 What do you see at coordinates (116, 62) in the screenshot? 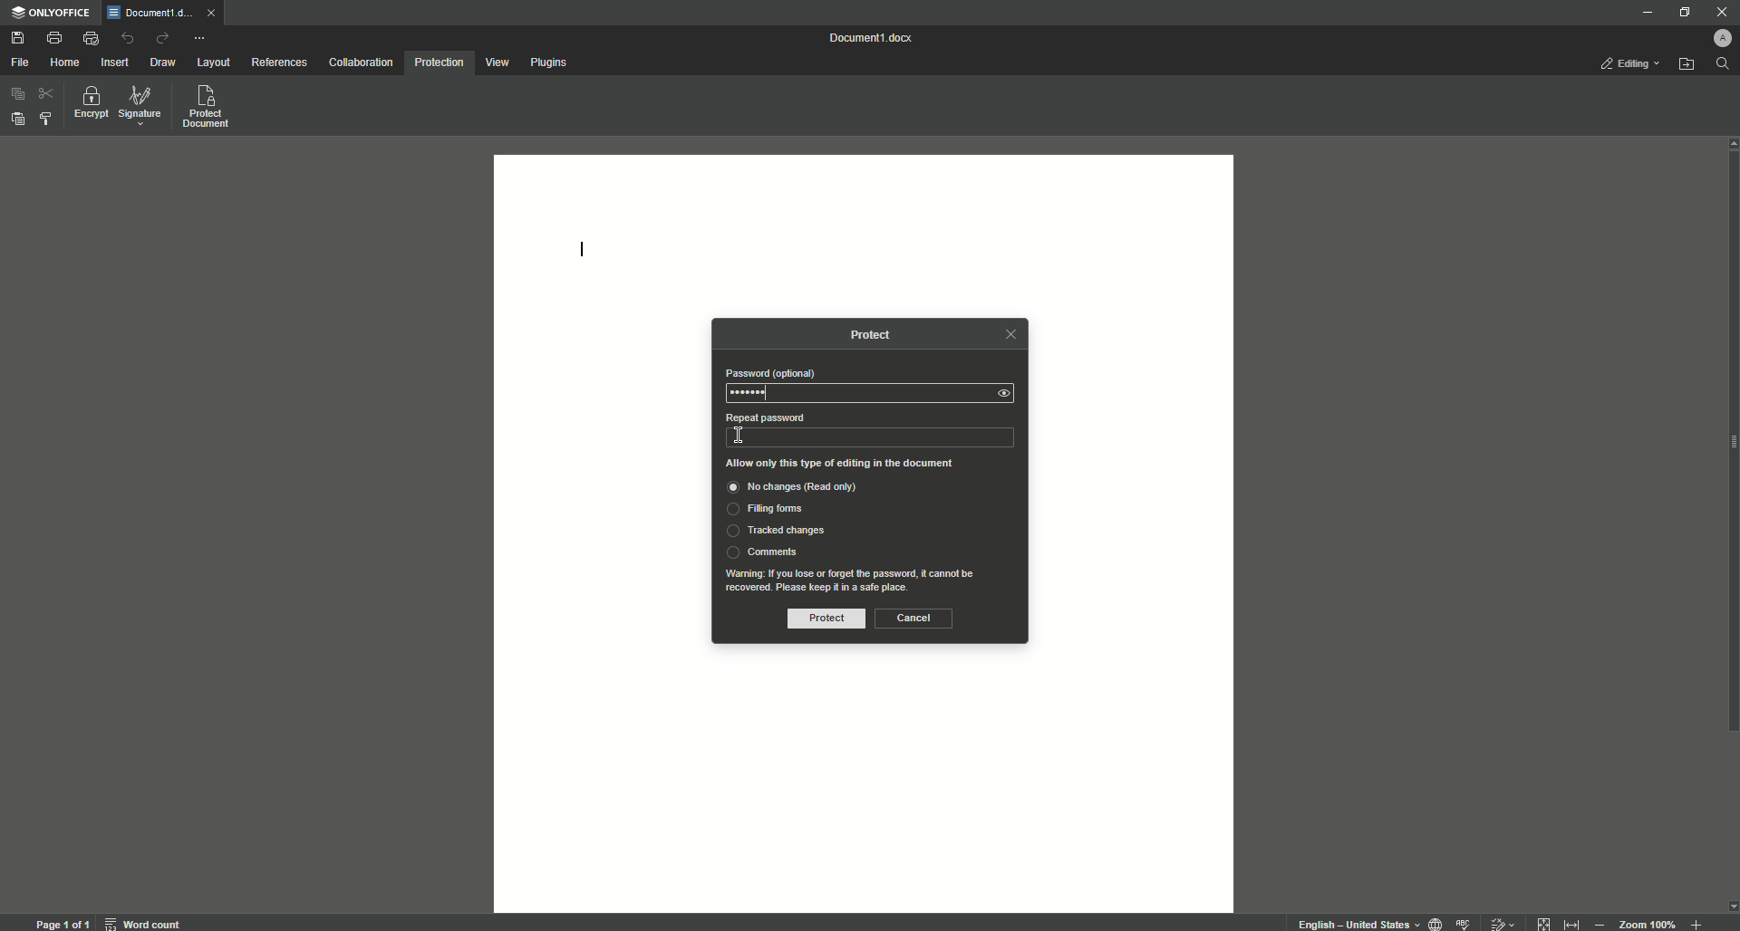
I see `Insert` at bounding box center [116, 62].